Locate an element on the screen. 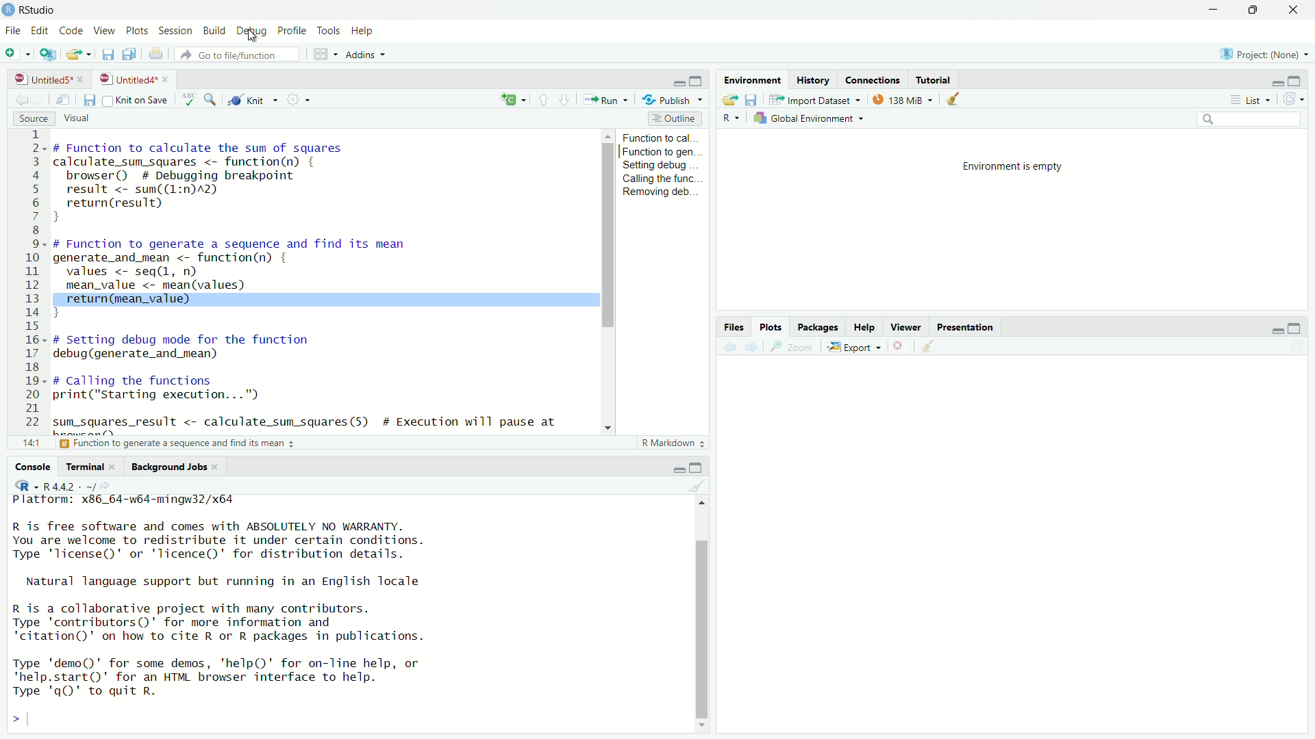 The width and height of the screenshot is (1315, 739). maximize is located at coordinates (1260, 12).